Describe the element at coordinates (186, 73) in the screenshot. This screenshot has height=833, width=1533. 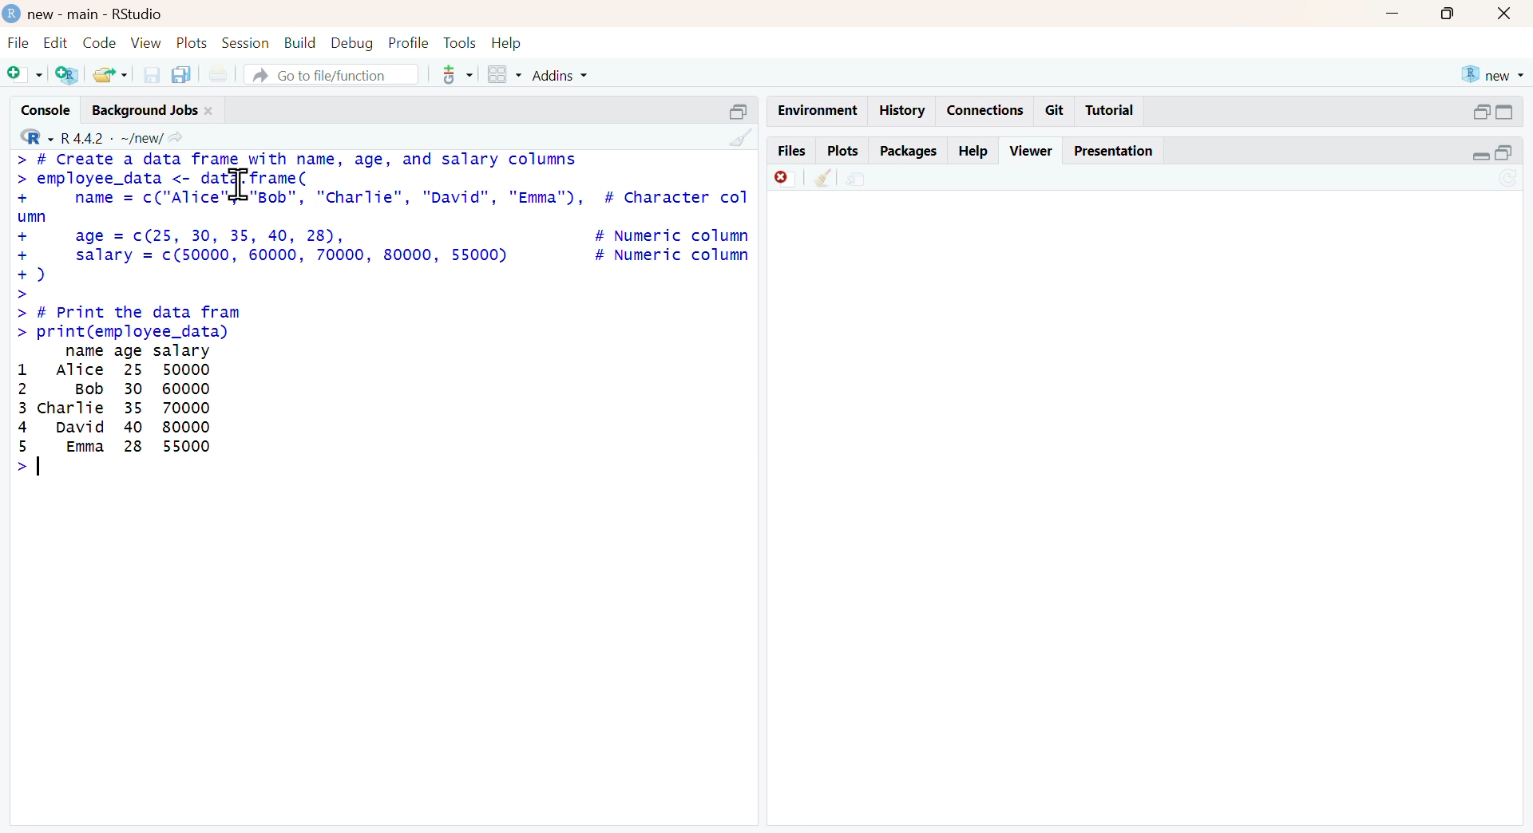
I see `Save all open documents` at that location.